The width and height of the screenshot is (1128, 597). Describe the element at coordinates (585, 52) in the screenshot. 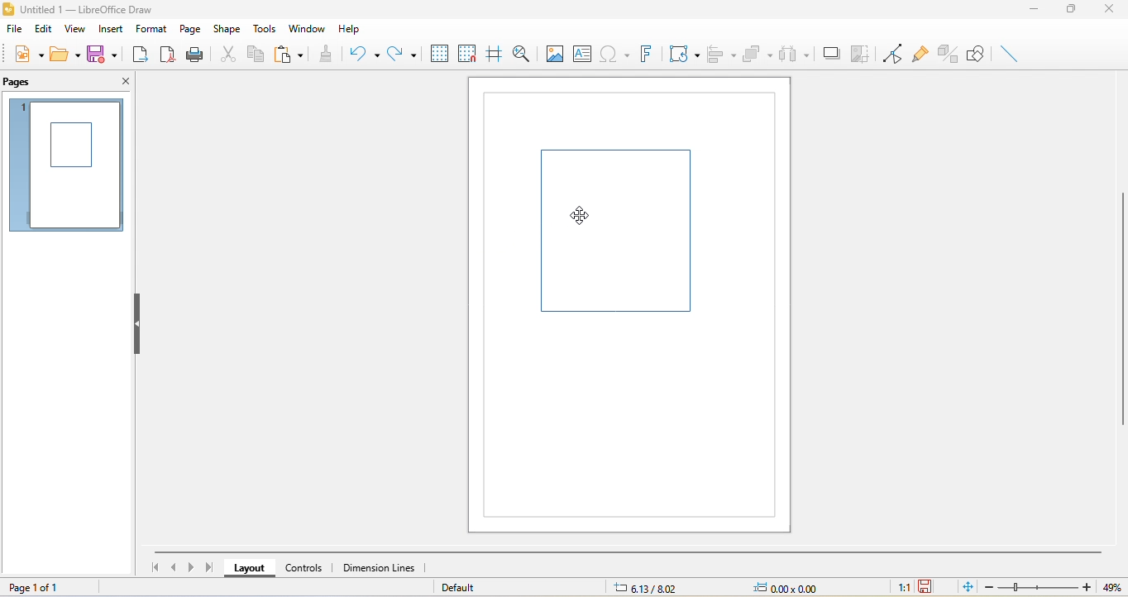

I see `text box` at that location.